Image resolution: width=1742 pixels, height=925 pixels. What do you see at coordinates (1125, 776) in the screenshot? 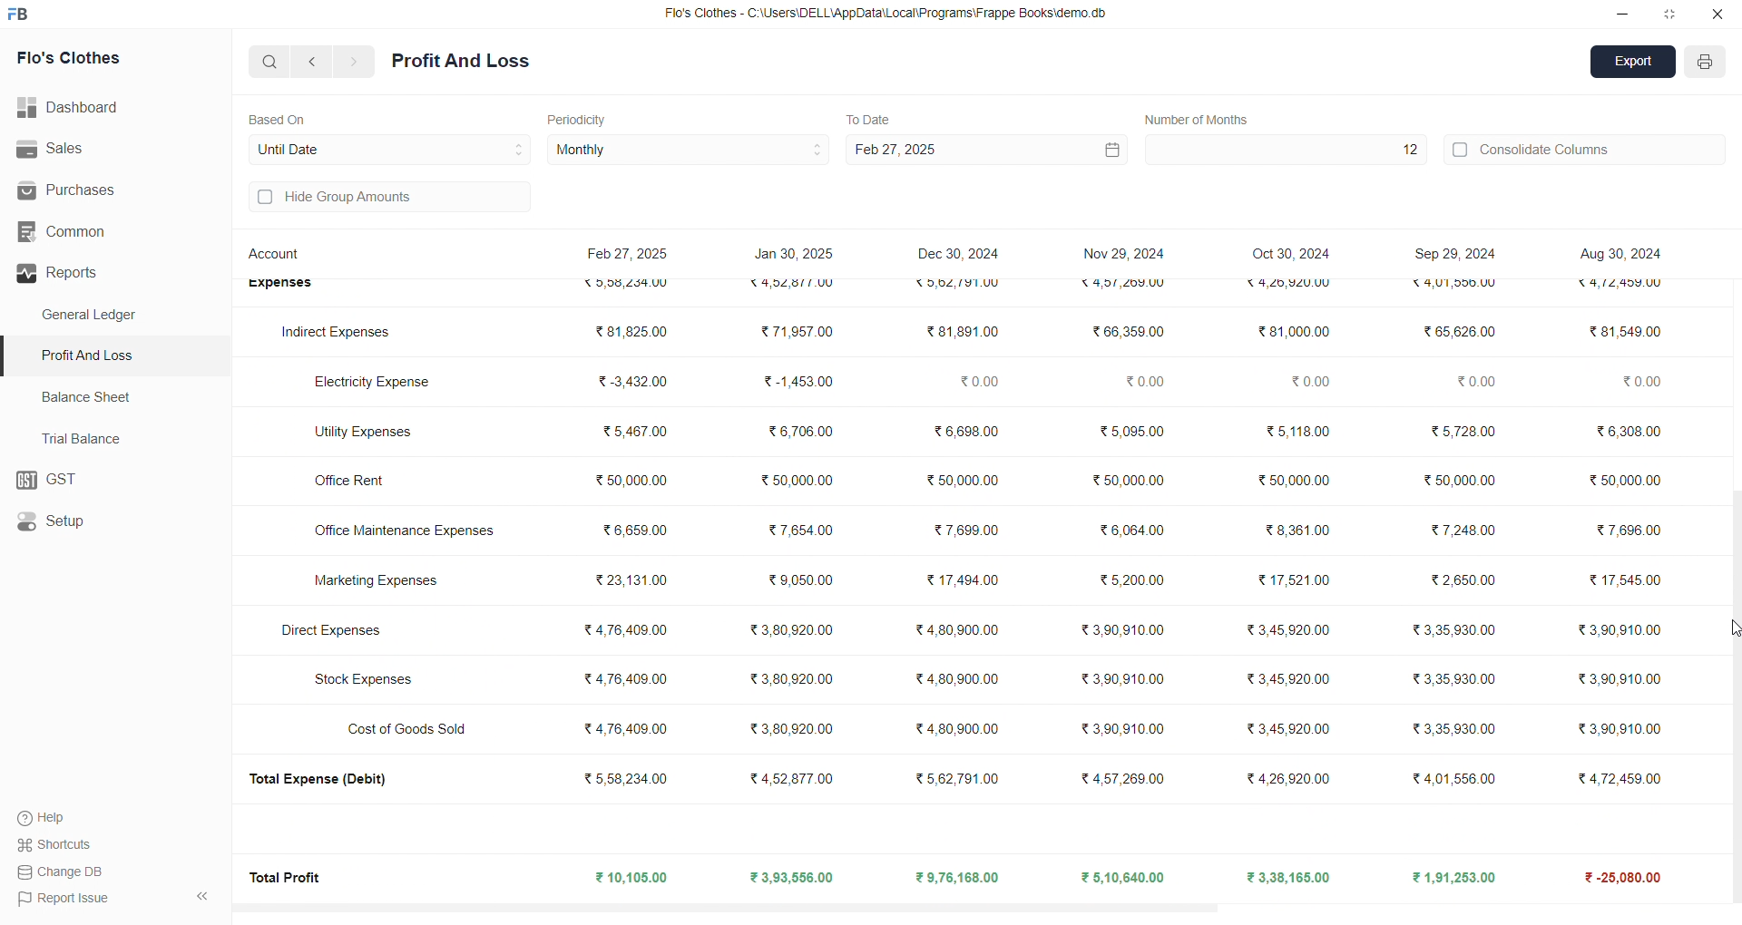
I see `₹4,57,269.00` at bounding box center [1125, 776].